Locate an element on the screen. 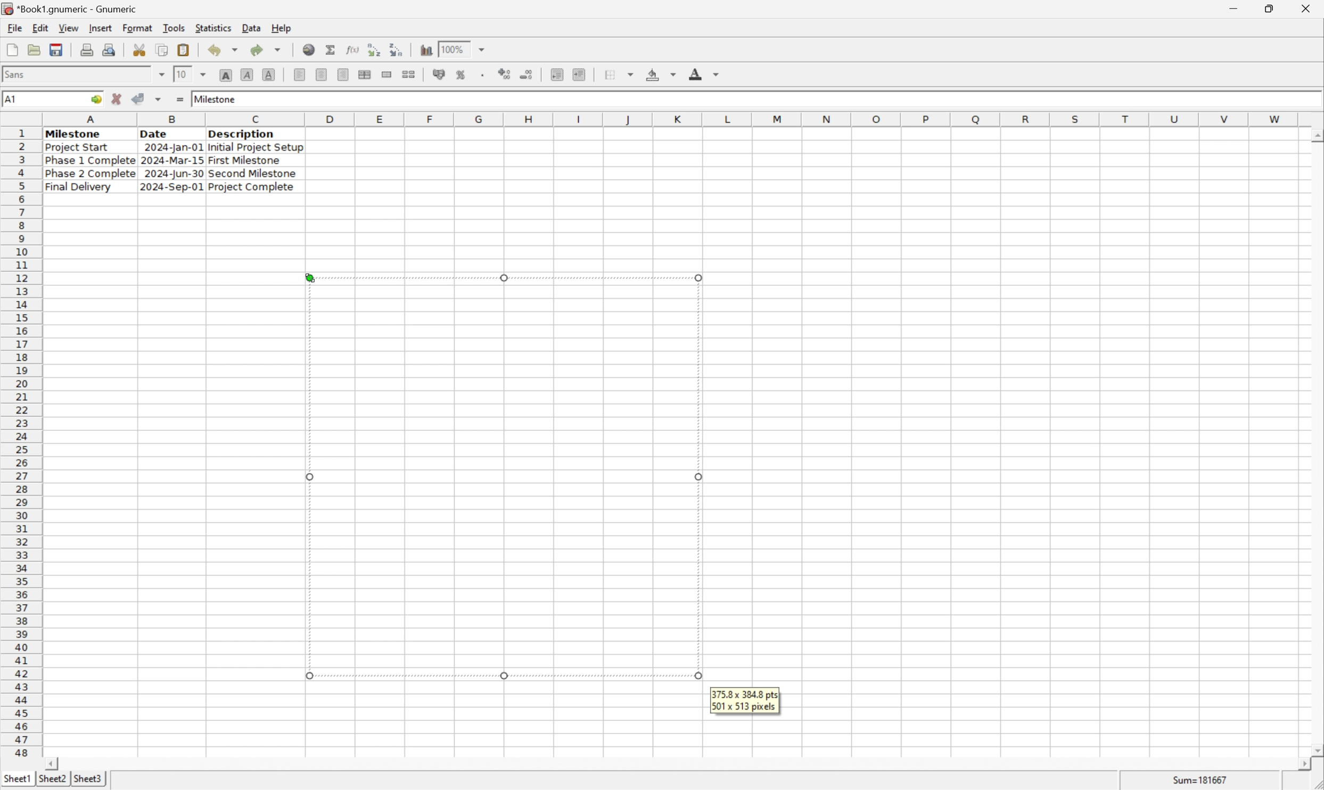 This screenshot has height=790, width=1324. file is located at coordinates (14, 28).